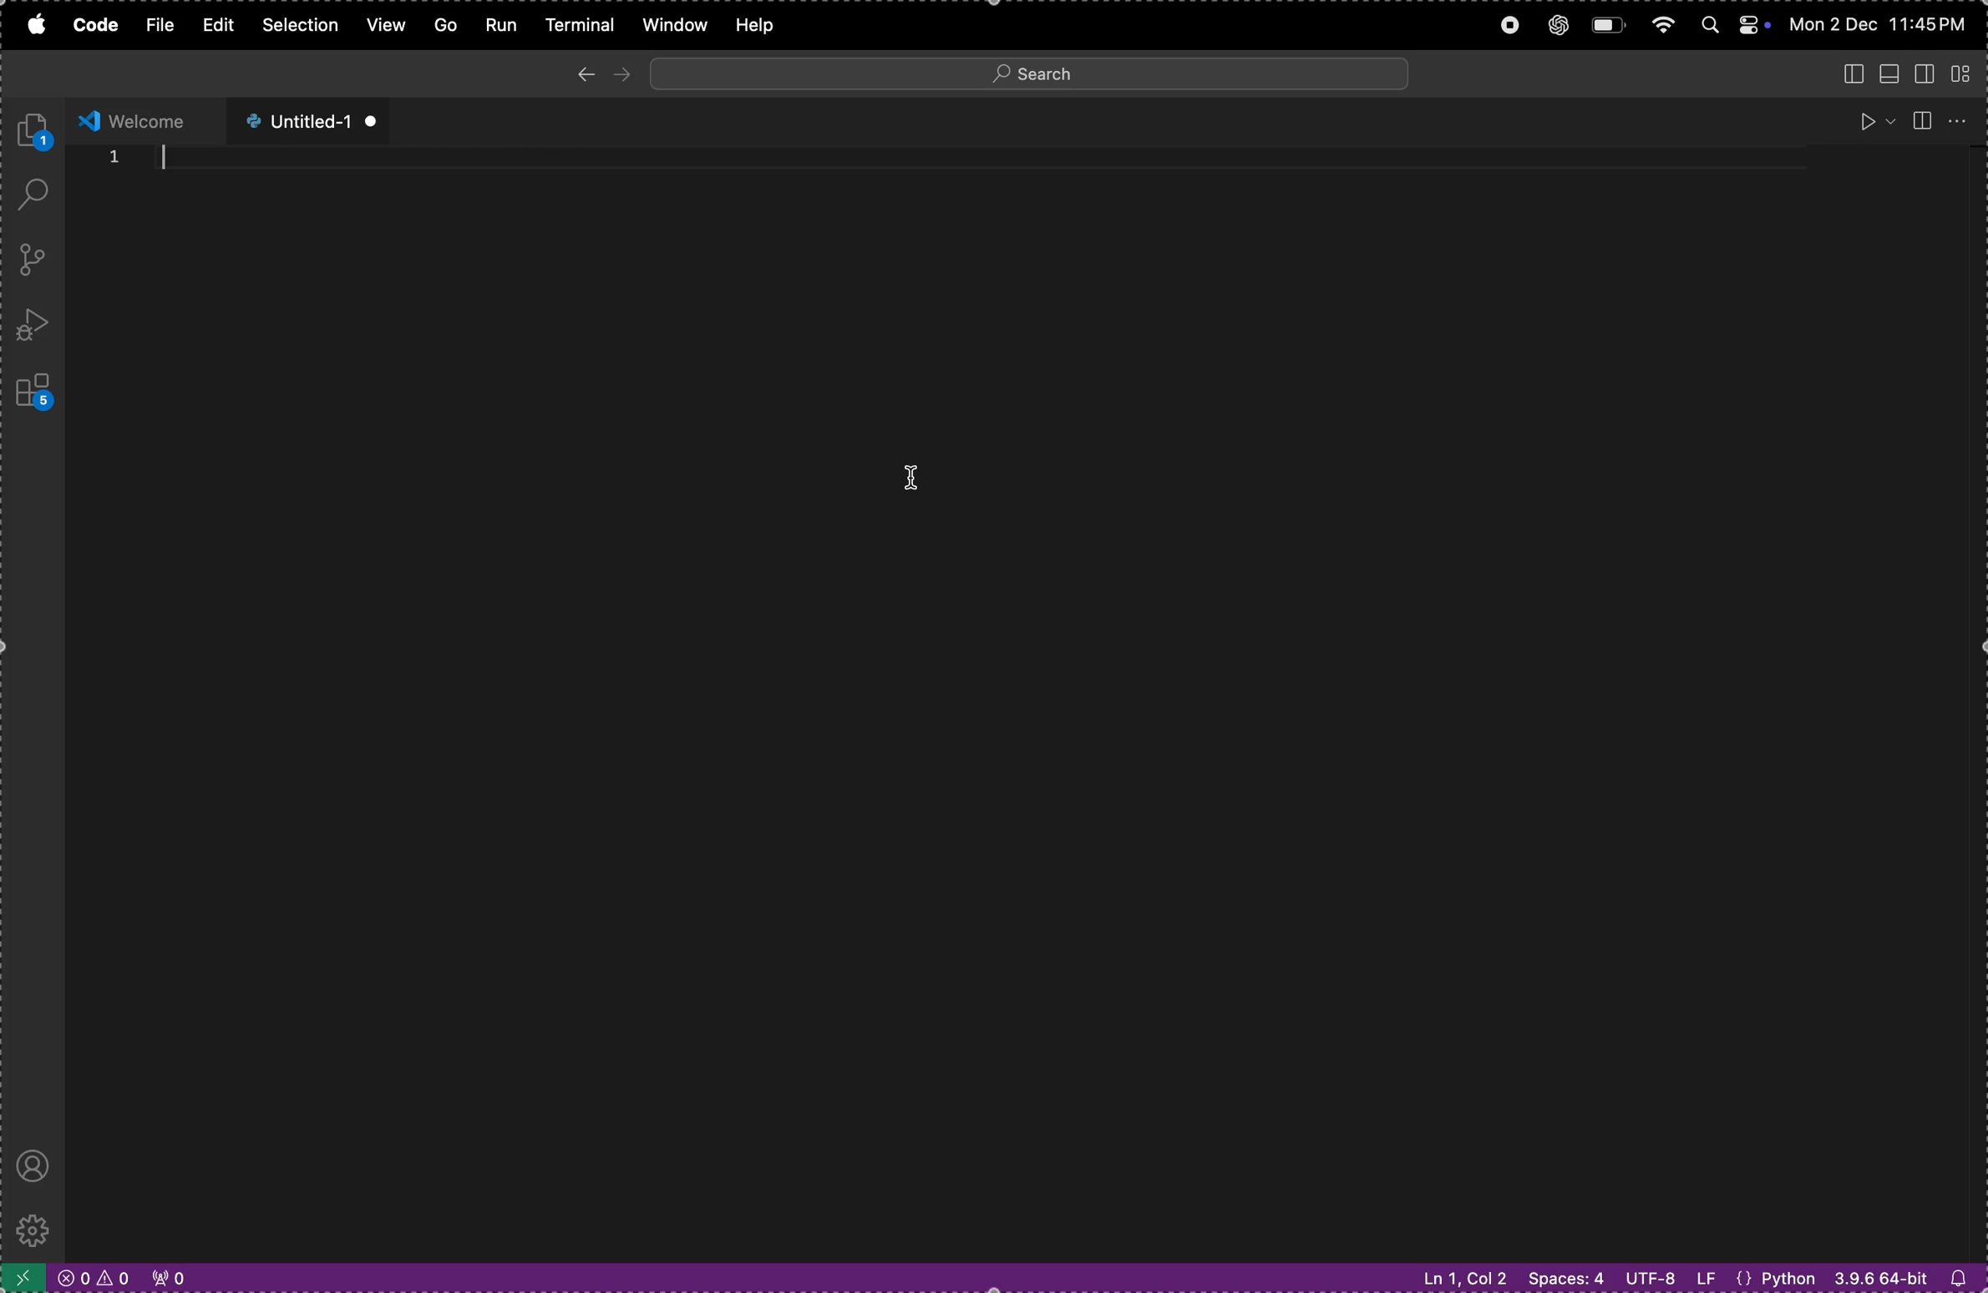 The width and height of the screenshot is (1988, 1293). I want to click on code, so click(89, 25).